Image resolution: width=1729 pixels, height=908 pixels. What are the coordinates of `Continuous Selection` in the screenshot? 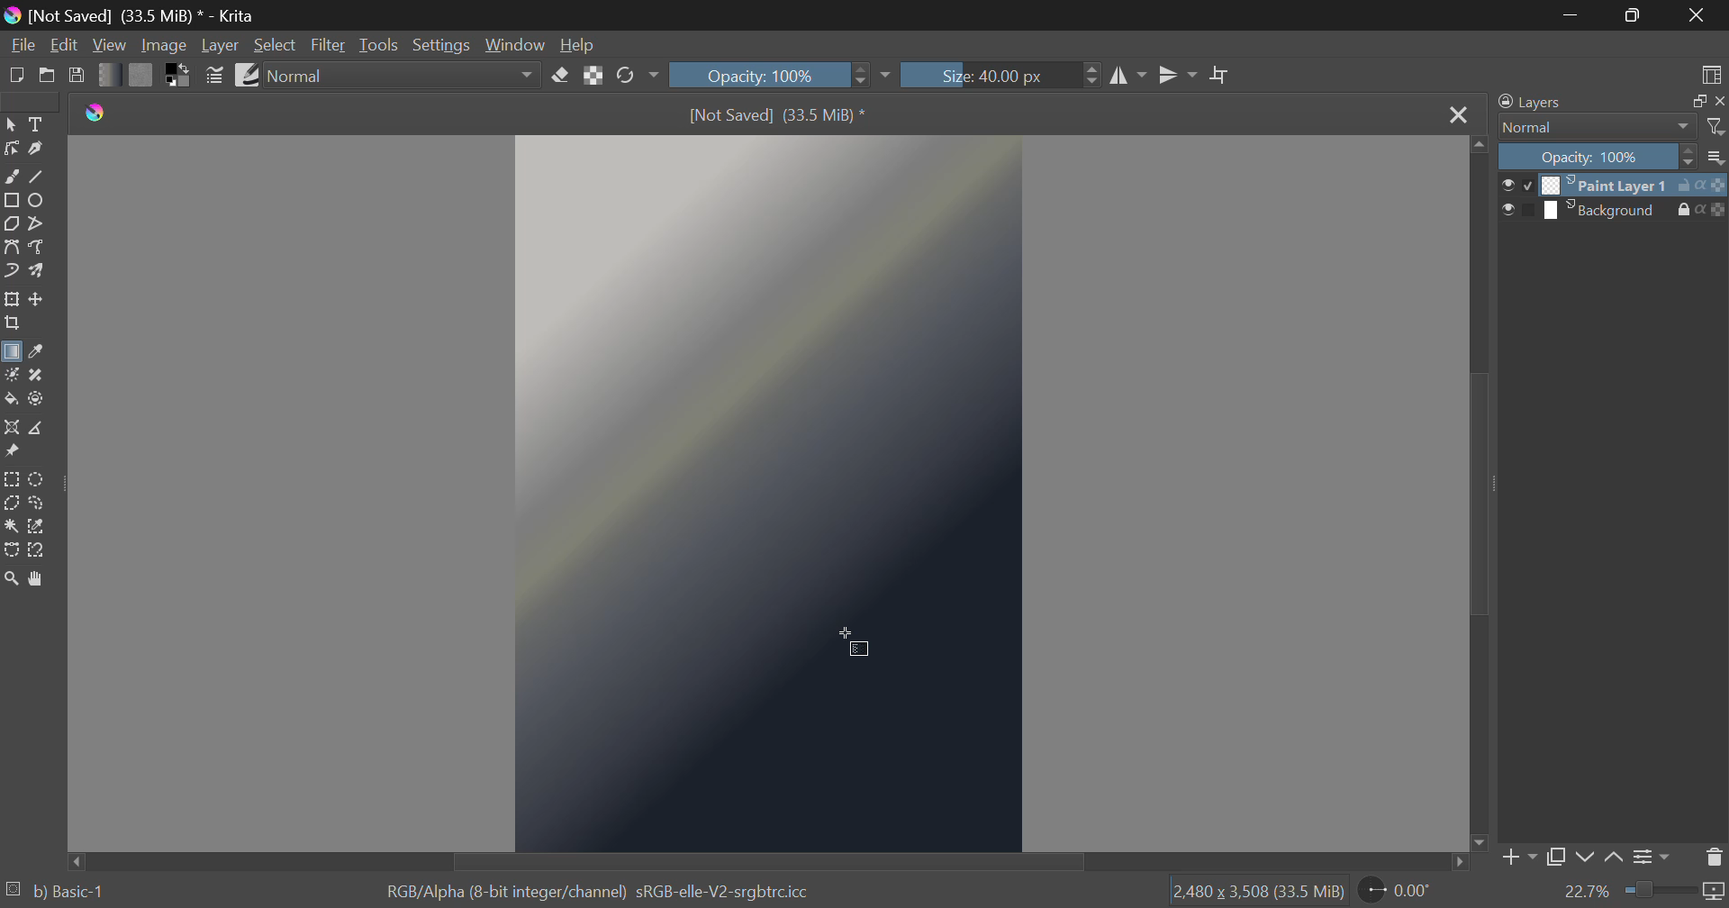 It's located at (11, 525).